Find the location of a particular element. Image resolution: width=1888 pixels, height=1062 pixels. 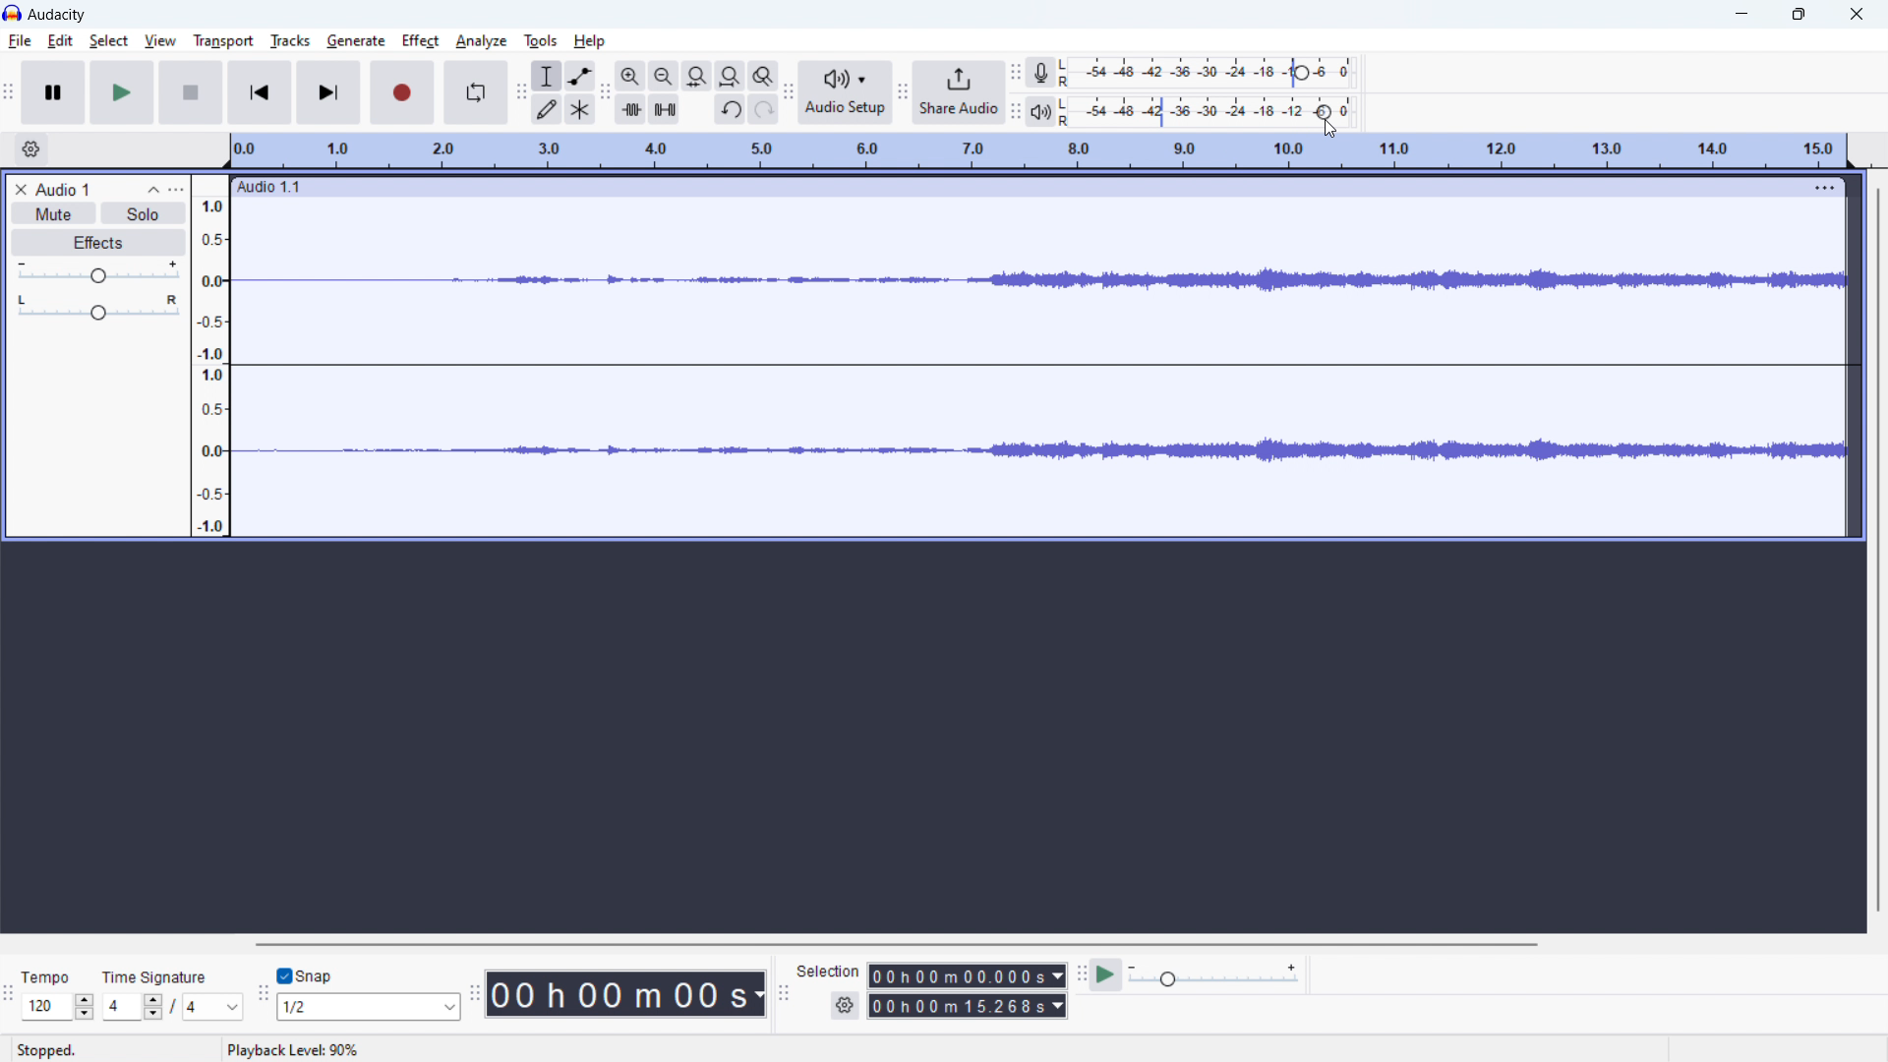

audacity is located at coordinates (57, 15).